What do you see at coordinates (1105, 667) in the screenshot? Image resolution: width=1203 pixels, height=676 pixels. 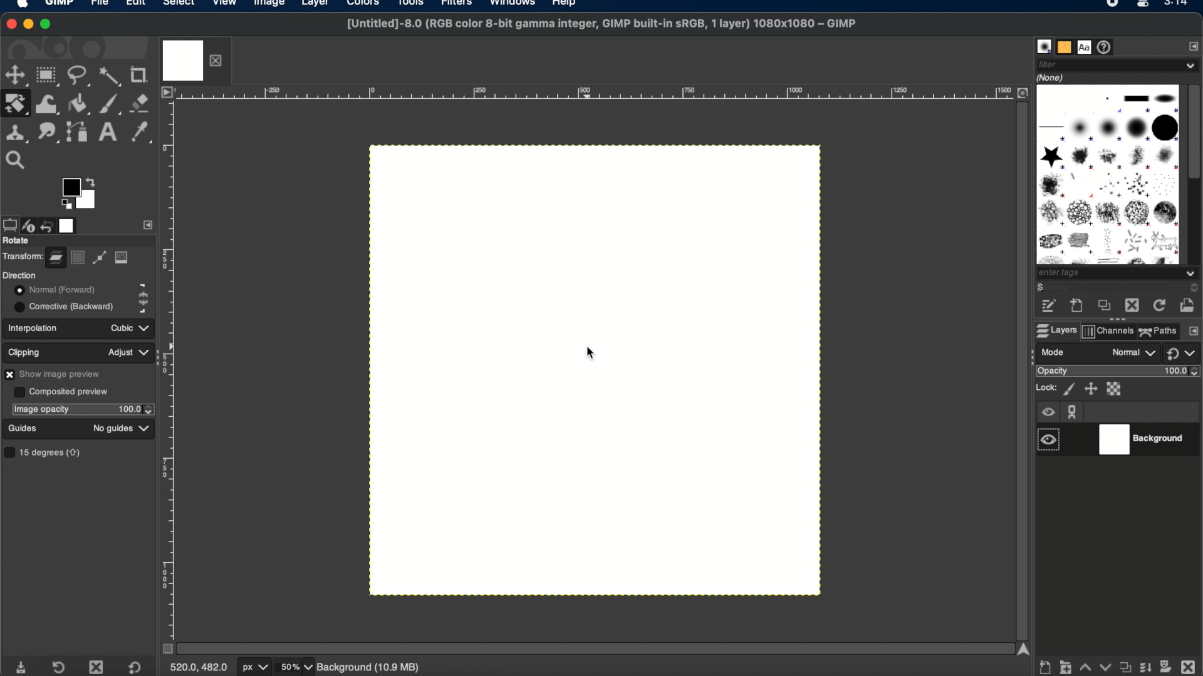 I see `lower this layer` at bounding box center [1105, 667].